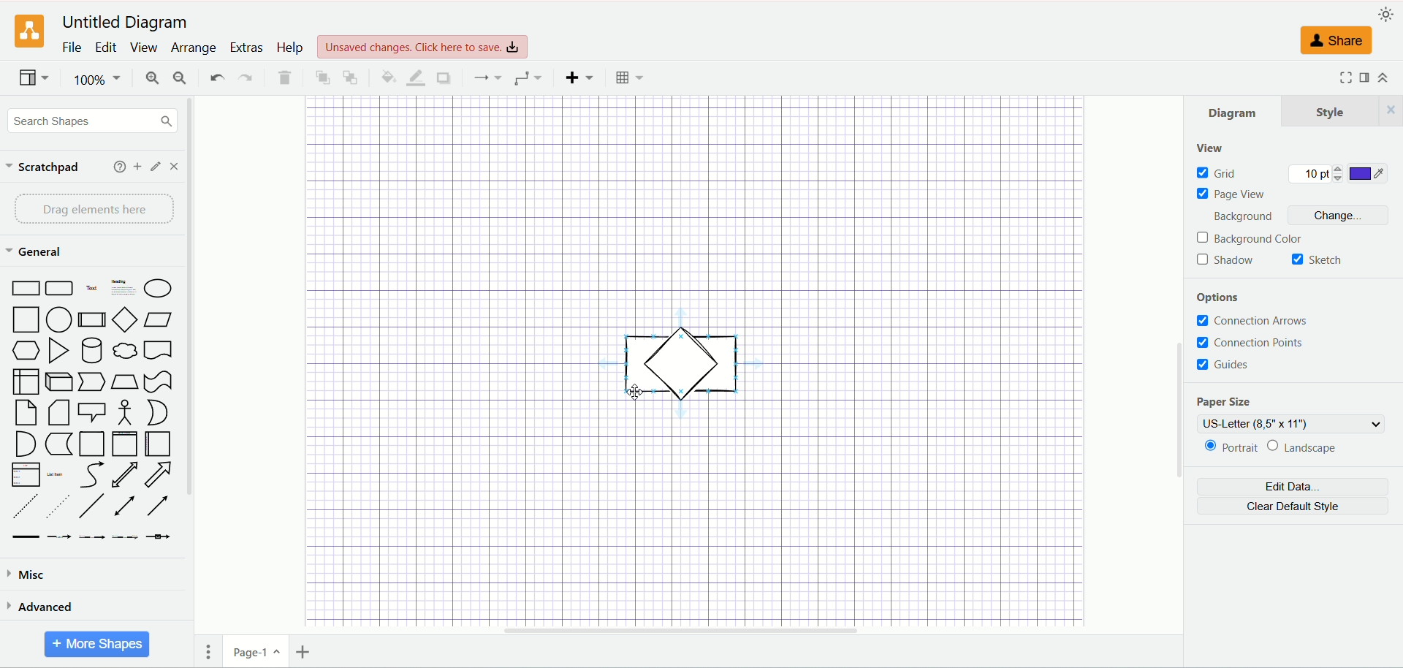  What do you see at coordinates (161, 506) in the screenshot?
I see `Directional Arrow` at bounding box center [161, 506].